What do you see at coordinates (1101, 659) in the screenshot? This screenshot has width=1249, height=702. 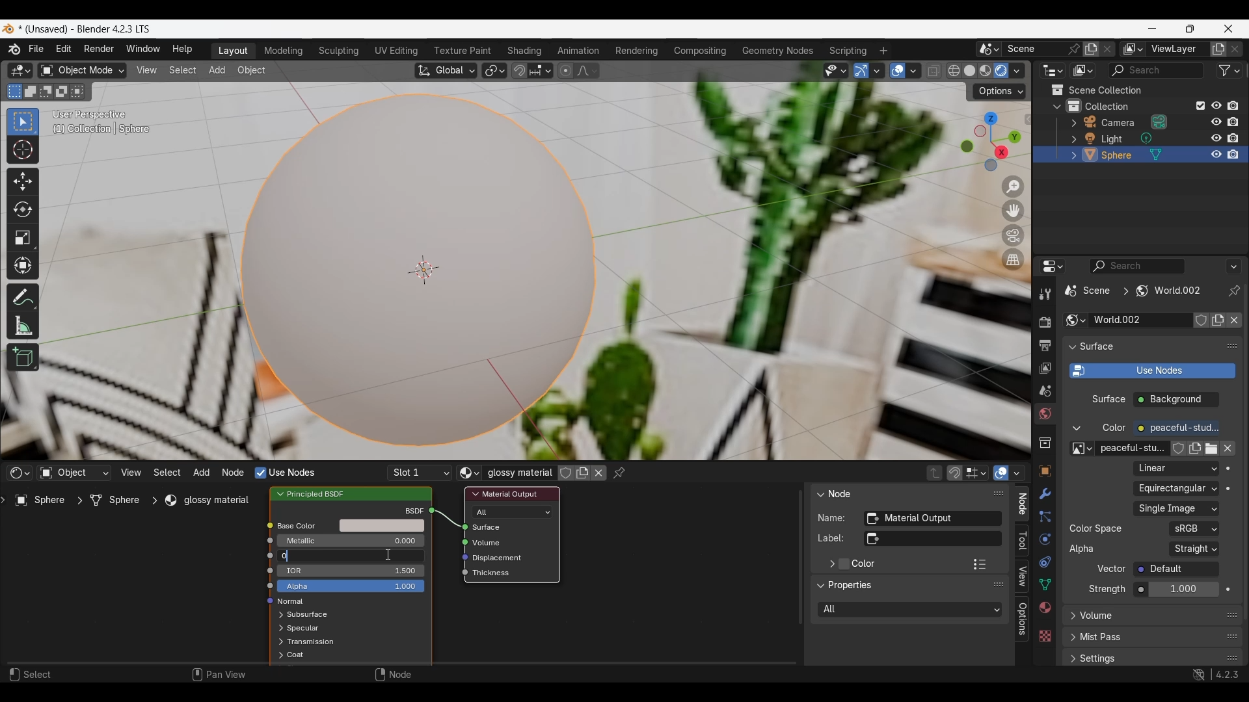 I see `settings` at bounding box center [1101, 659].